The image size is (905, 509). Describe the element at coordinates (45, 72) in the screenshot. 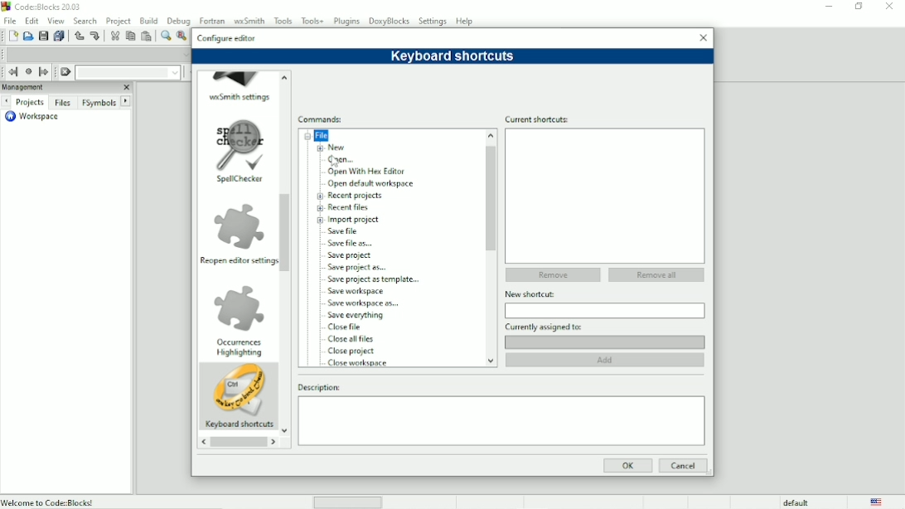

I see `Jump forward` at that location.